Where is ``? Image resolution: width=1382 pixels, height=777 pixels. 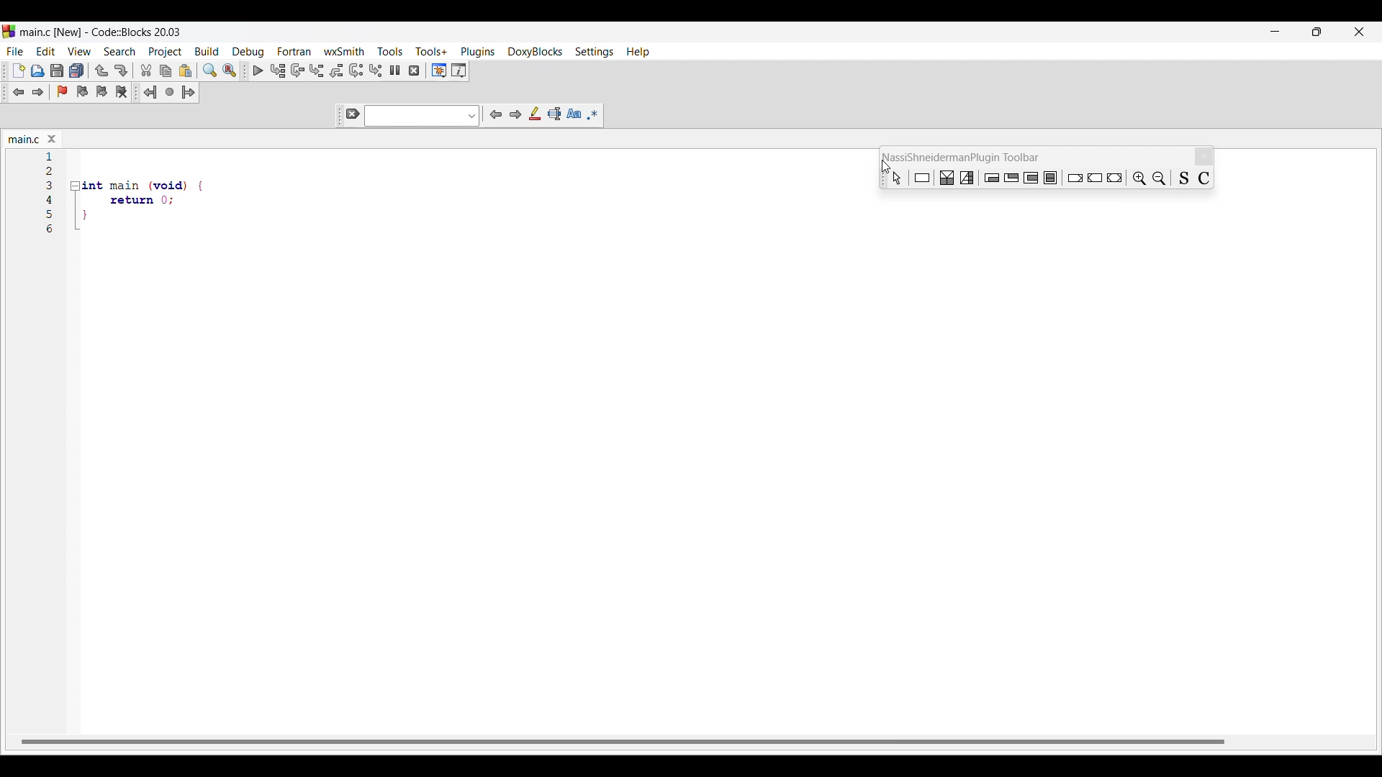
 is located at coordinates (949, 178).